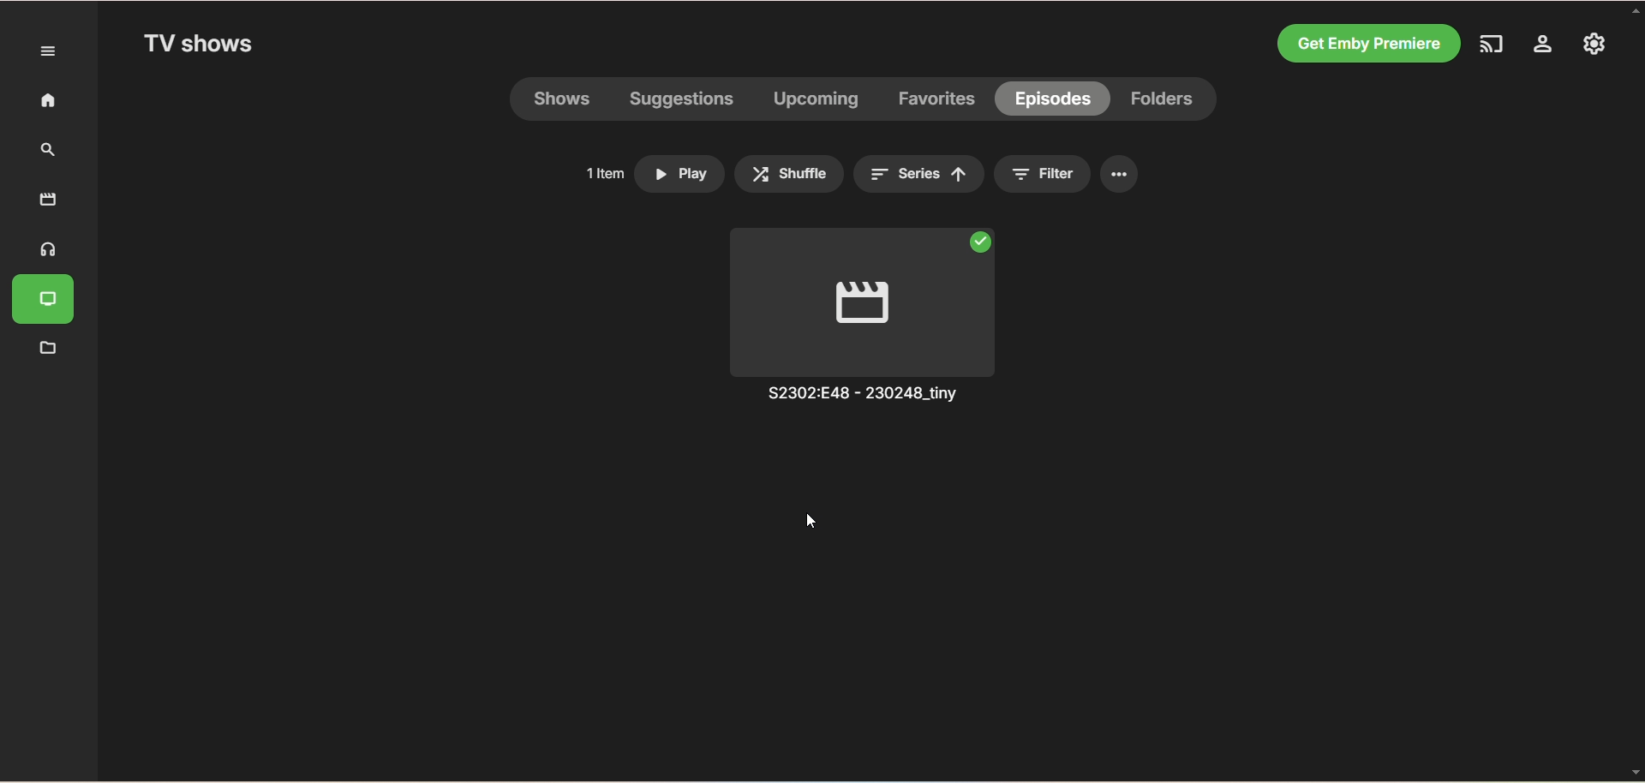 The width and height of the screenshot is (1645, 783). Describe the element at coordinates (939, 100) in the screenshot. I see `favorites` at that location.